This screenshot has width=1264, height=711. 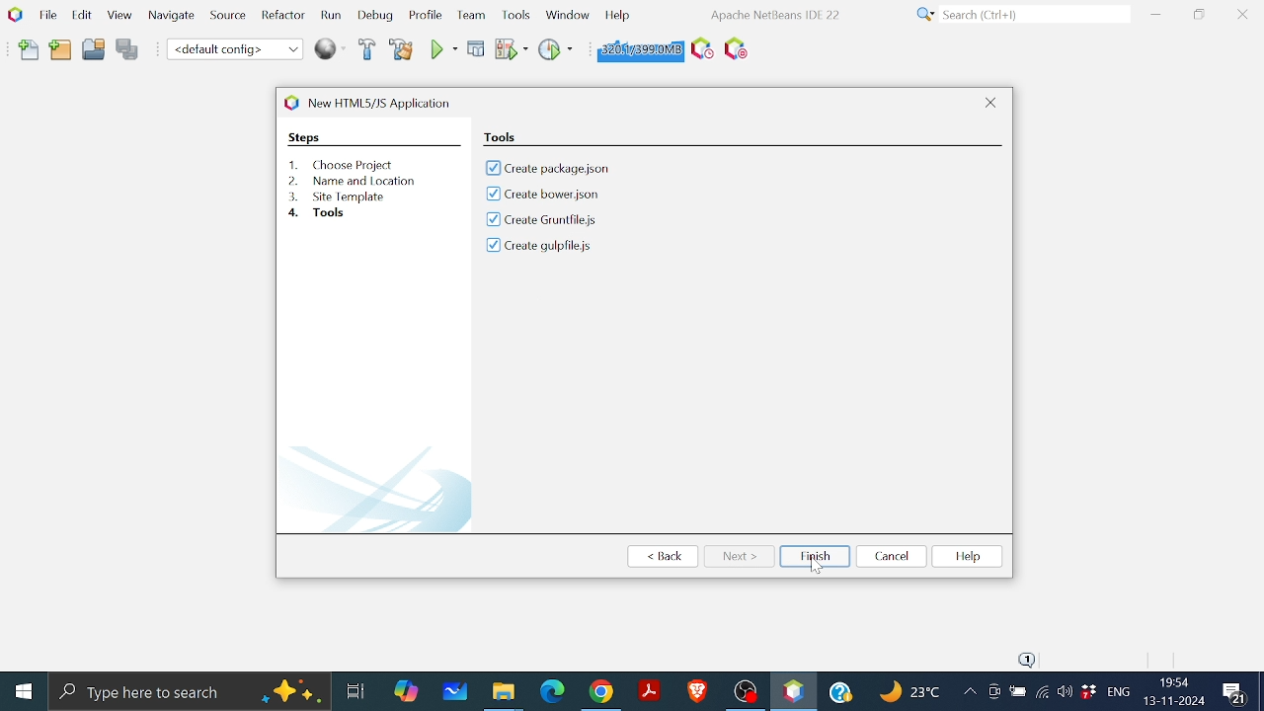 I want to click on cursor, so click(x=816, y=566).